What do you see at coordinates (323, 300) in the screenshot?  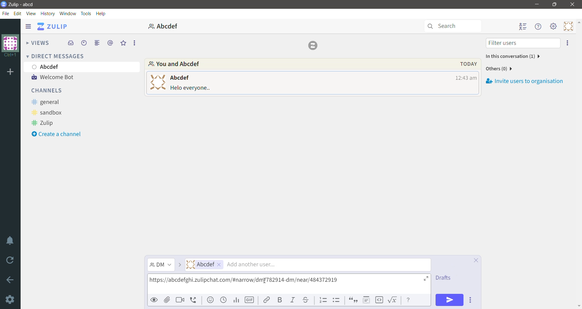 I see `Numbered list` at bounding box center [323, 300].